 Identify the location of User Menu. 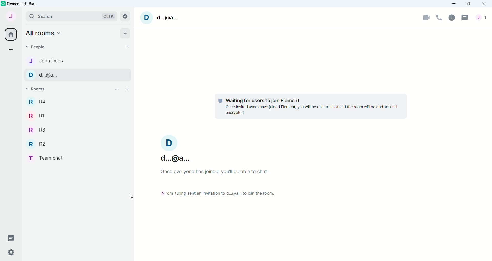
(13, 16).